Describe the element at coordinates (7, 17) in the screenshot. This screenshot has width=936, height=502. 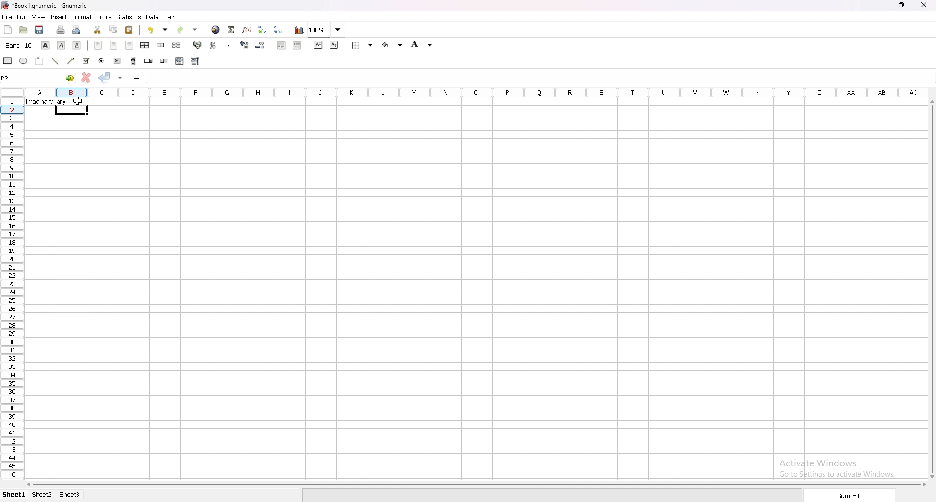
I see `file` at that location.